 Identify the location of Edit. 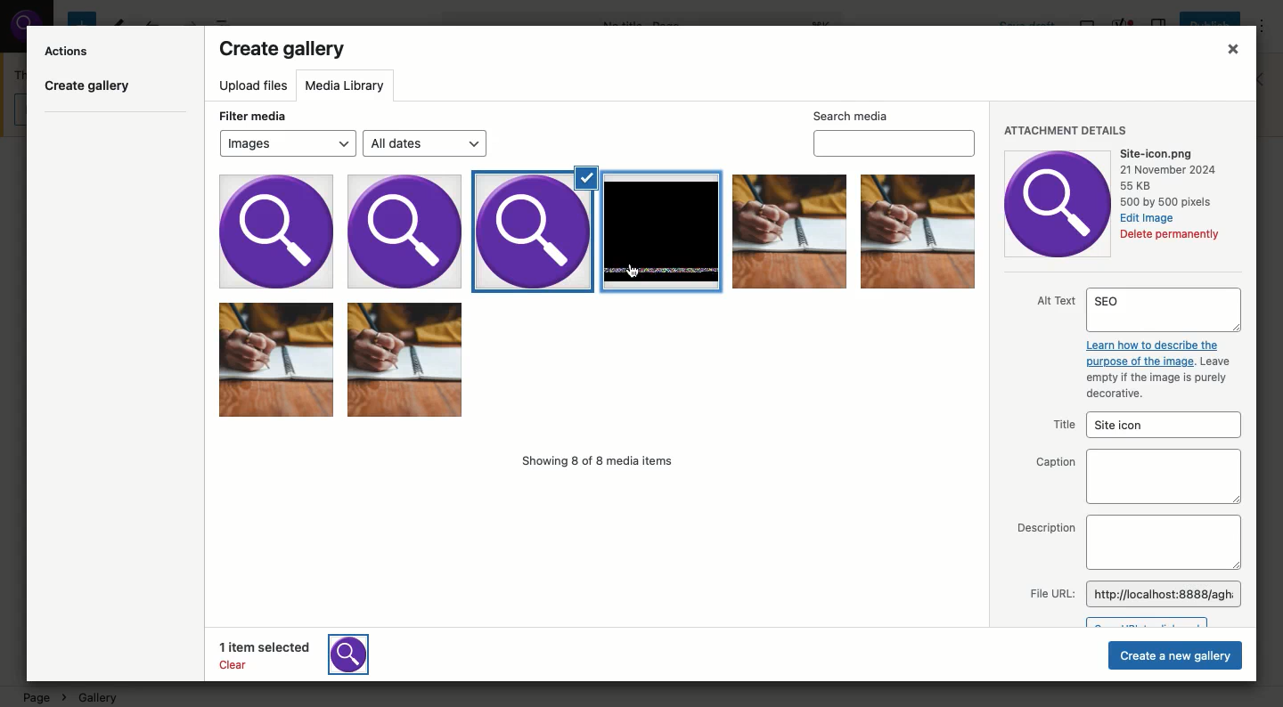
(1148, 217).